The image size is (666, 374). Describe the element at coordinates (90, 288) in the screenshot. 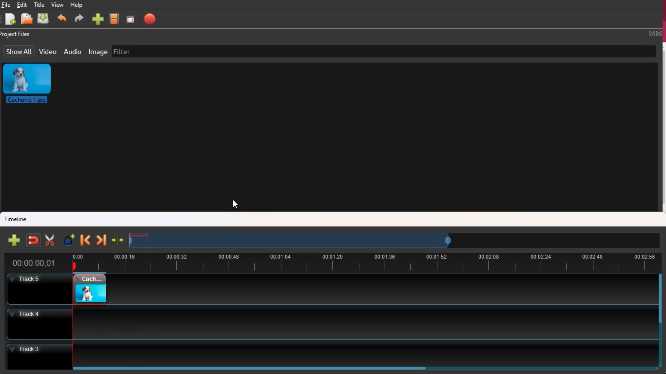

I see `` at that location.